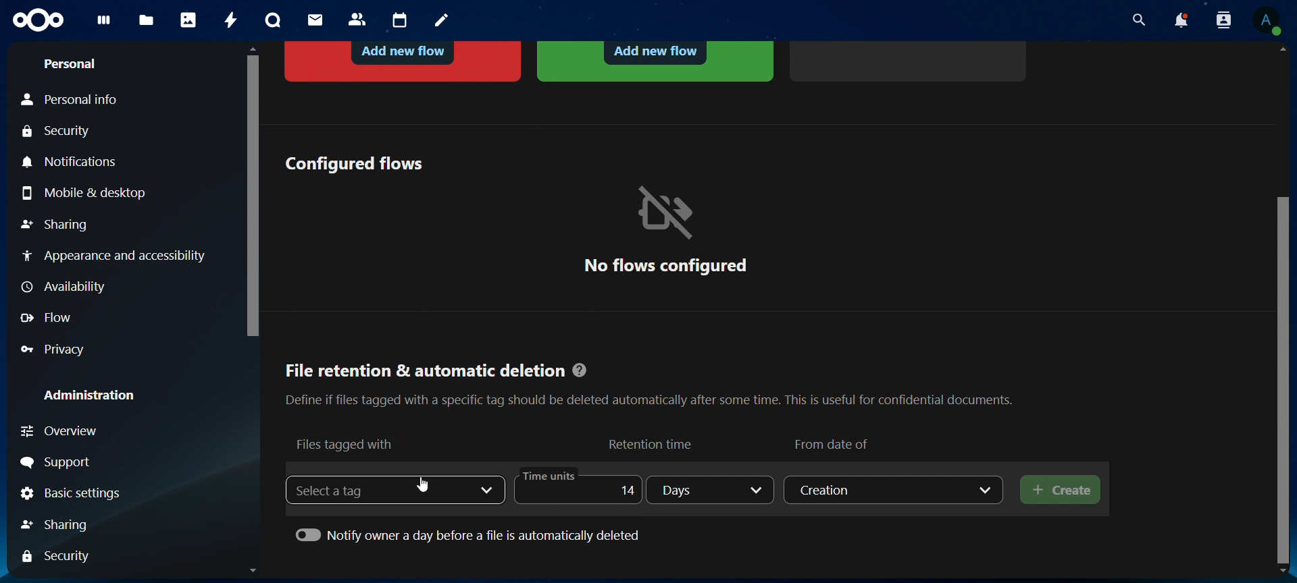 The image size is (1297, 583). What do you see at coordinates (232, 20) in the screenshot?
I see `activity` at bounding box center [232, 20].